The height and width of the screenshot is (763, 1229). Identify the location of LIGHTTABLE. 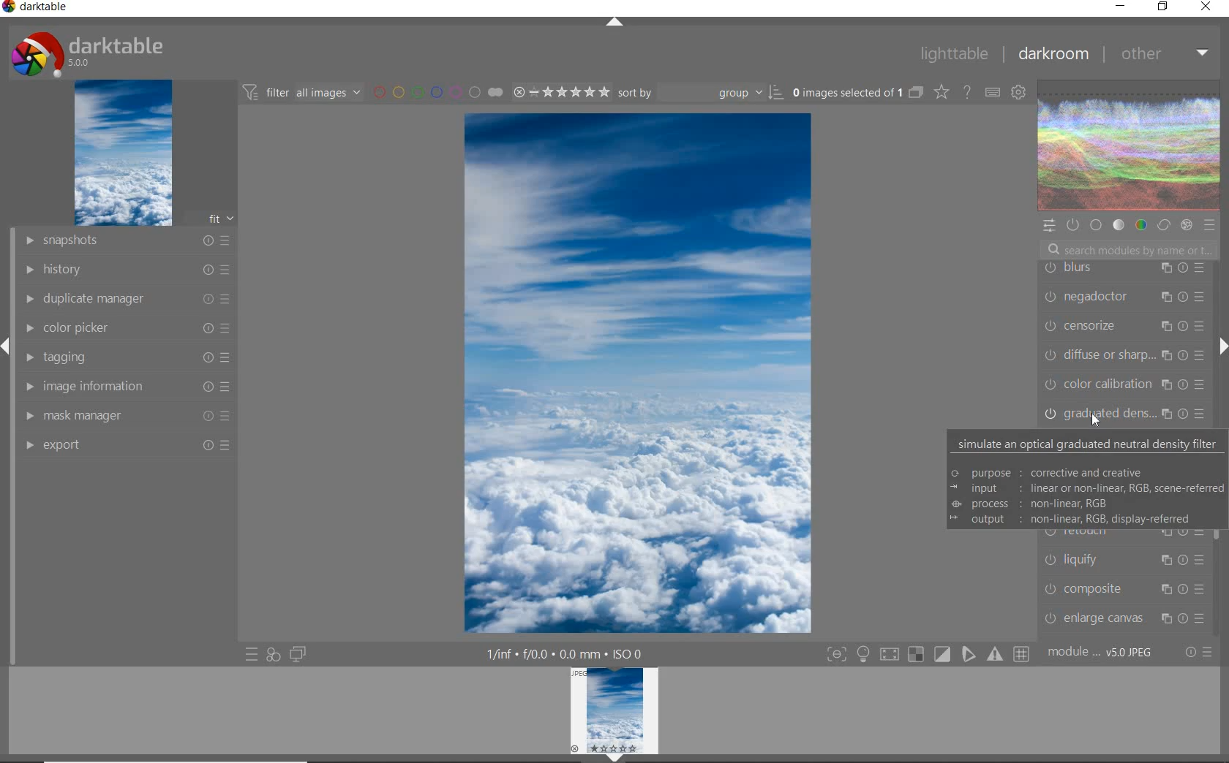
(952, 53).